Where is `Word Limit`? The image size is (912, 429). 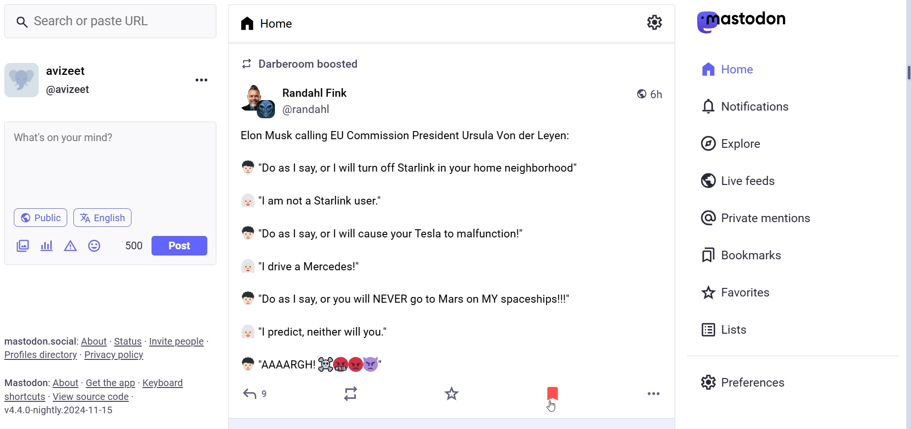 Word Limit is located at coordinates (135, 245).